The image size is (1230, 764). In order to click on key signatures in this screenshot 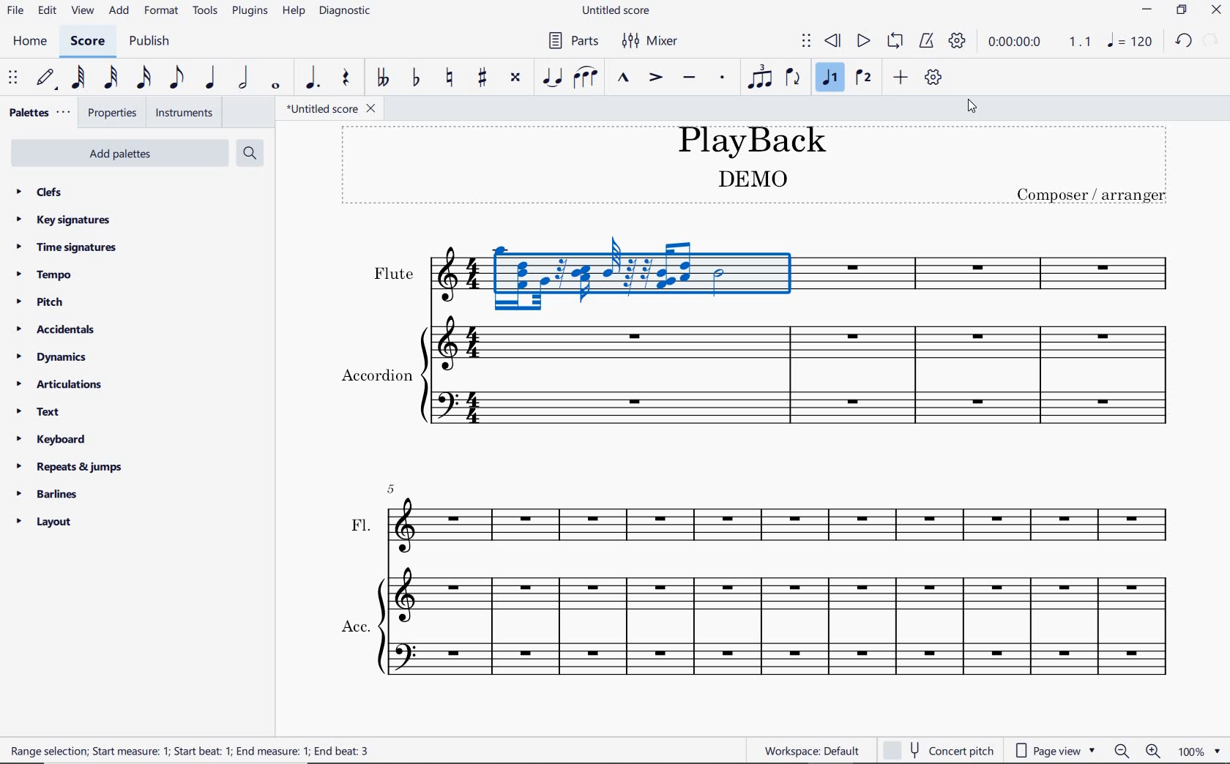, I will do `click(68, 220)`.